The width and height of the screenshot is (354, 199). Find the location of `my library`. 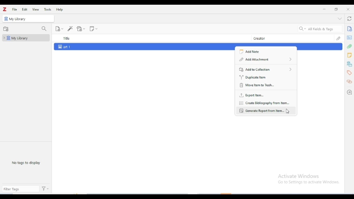

my library is located at coordinates (26, 38).